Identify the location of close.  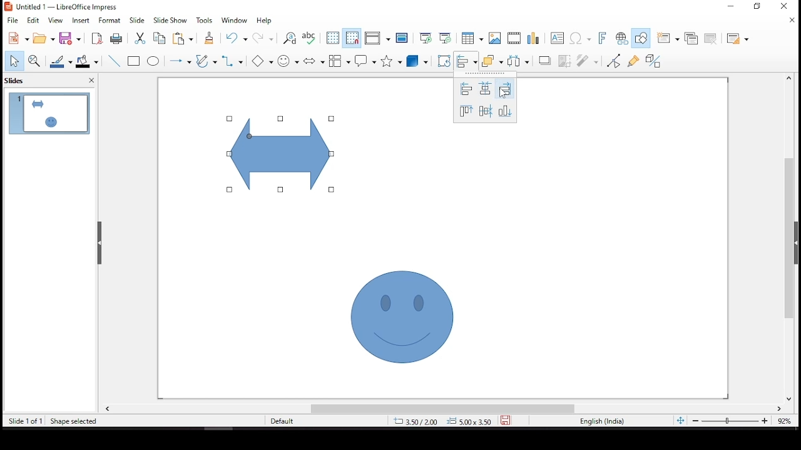
(792, 22).